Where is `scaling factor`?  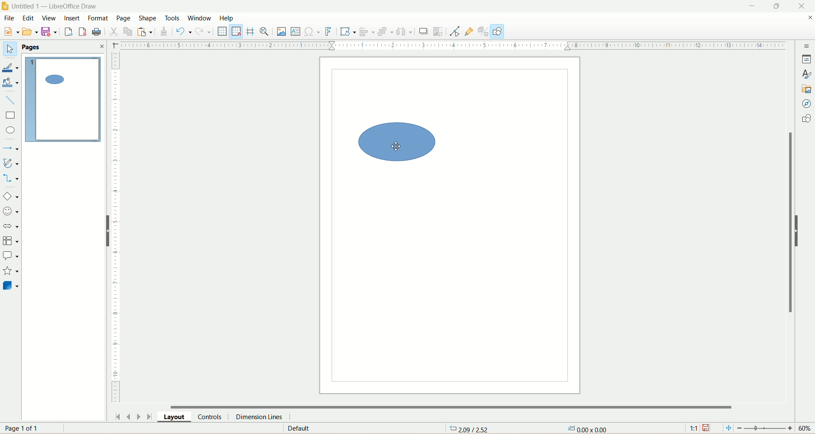
scaling factor is located at coordinates (695, 427).